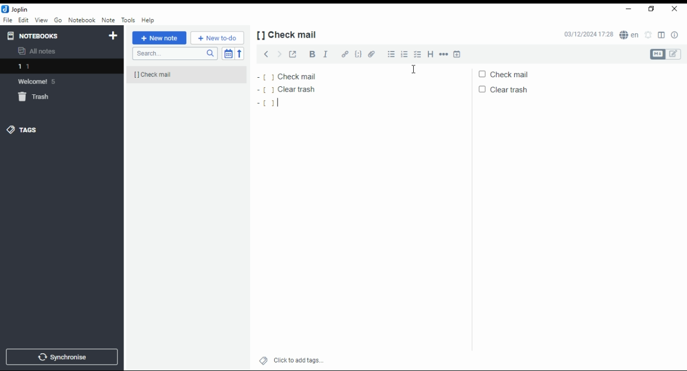 The image size is (687, 371). What do you see at coordinates (34, 97) in the screenshot?
I see `trash` at bounding box center [34, 97].